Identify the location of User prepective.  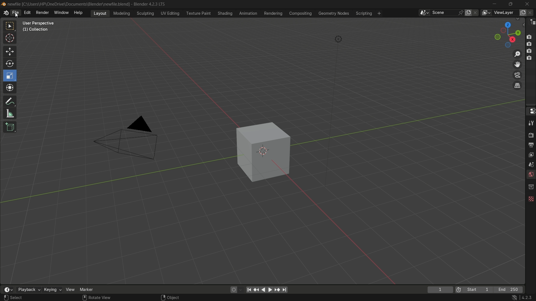
(41, 23).